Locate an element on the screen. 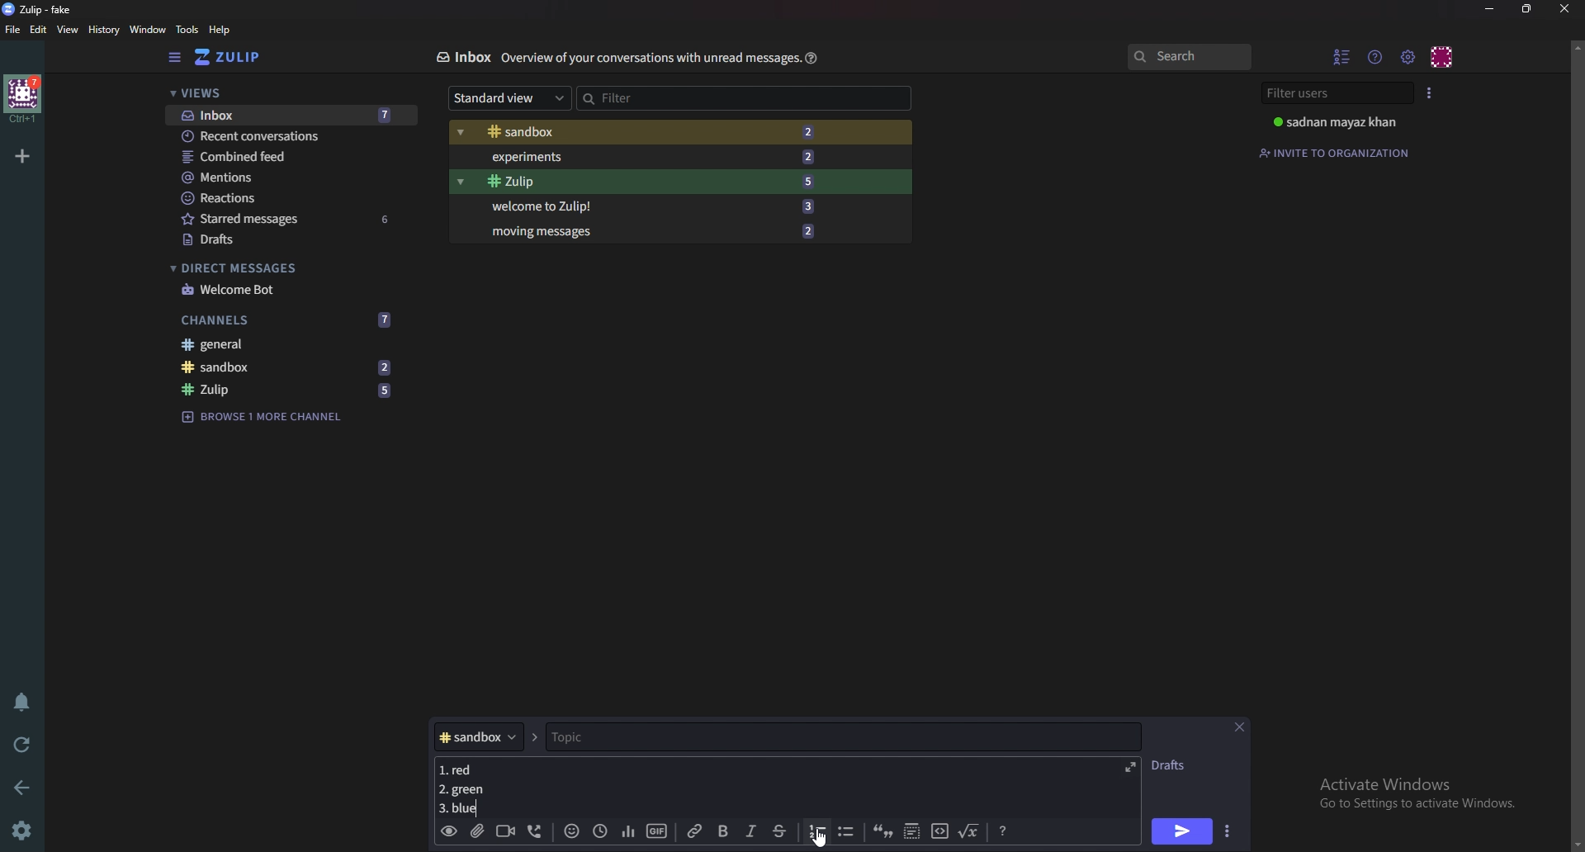  Cursor is located at coordinates (822, 838).